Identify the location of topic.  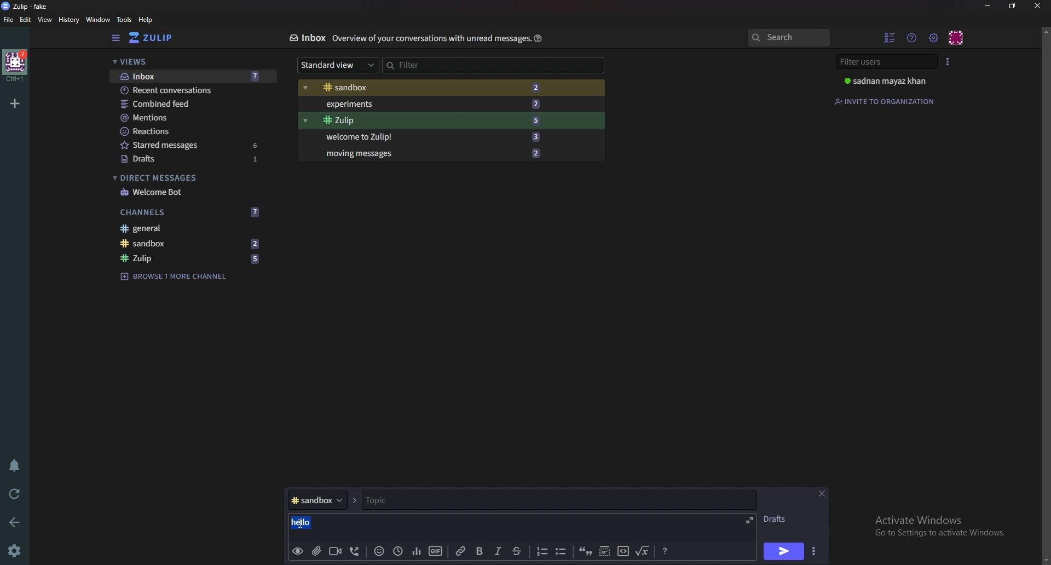
(480, 501).